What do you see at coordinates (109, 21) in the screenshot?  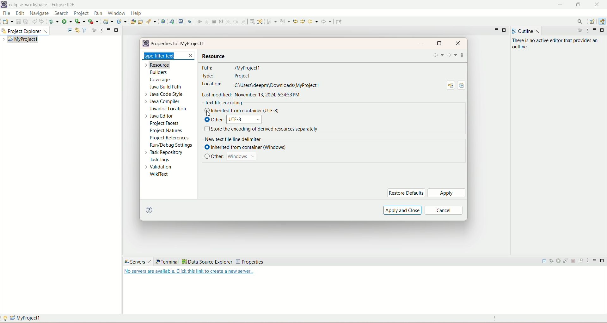 I see `create a dynamic web service` at bounding box center [109, 21].